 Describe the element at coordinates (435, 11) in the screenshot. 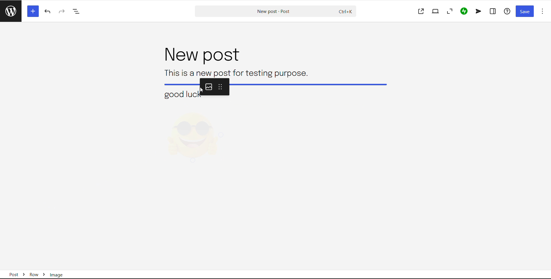

I see `view` at that location.